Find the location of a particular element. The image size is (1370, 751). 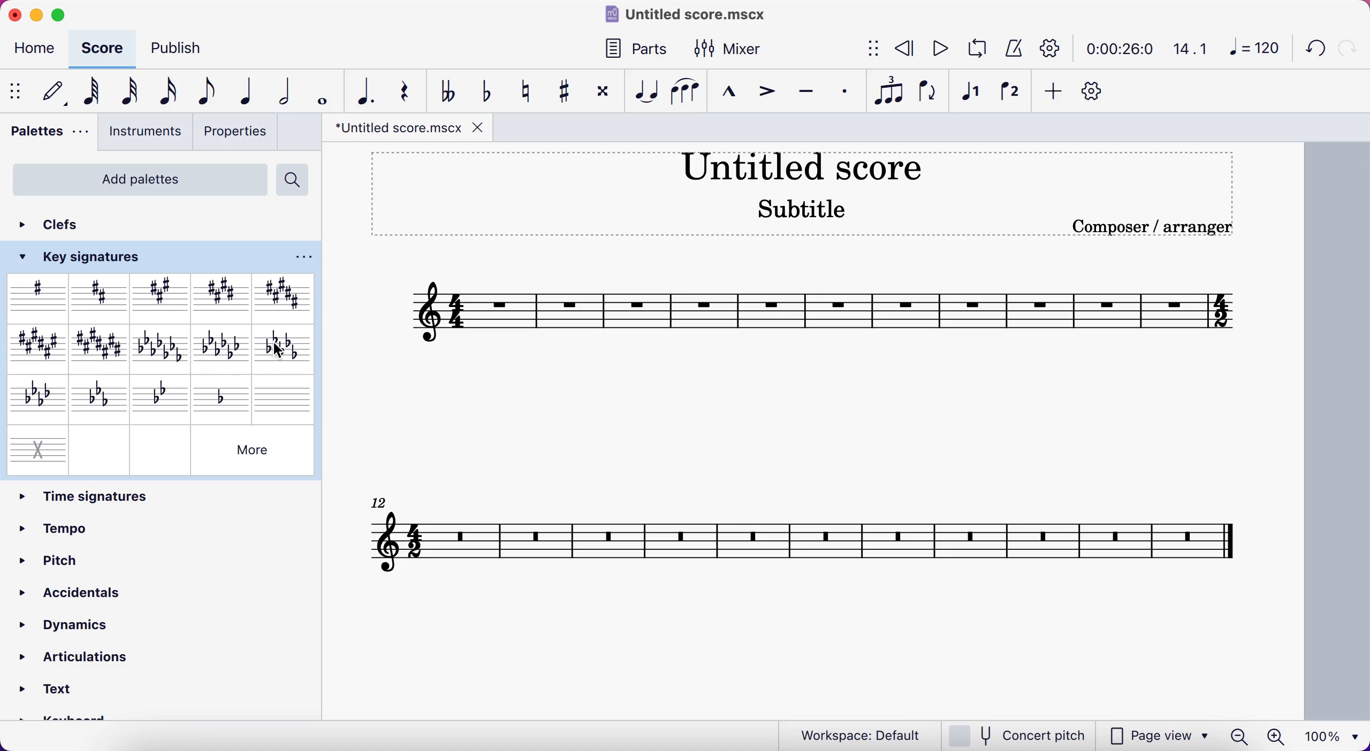

toggle flat is located at coordinates (489, 93).